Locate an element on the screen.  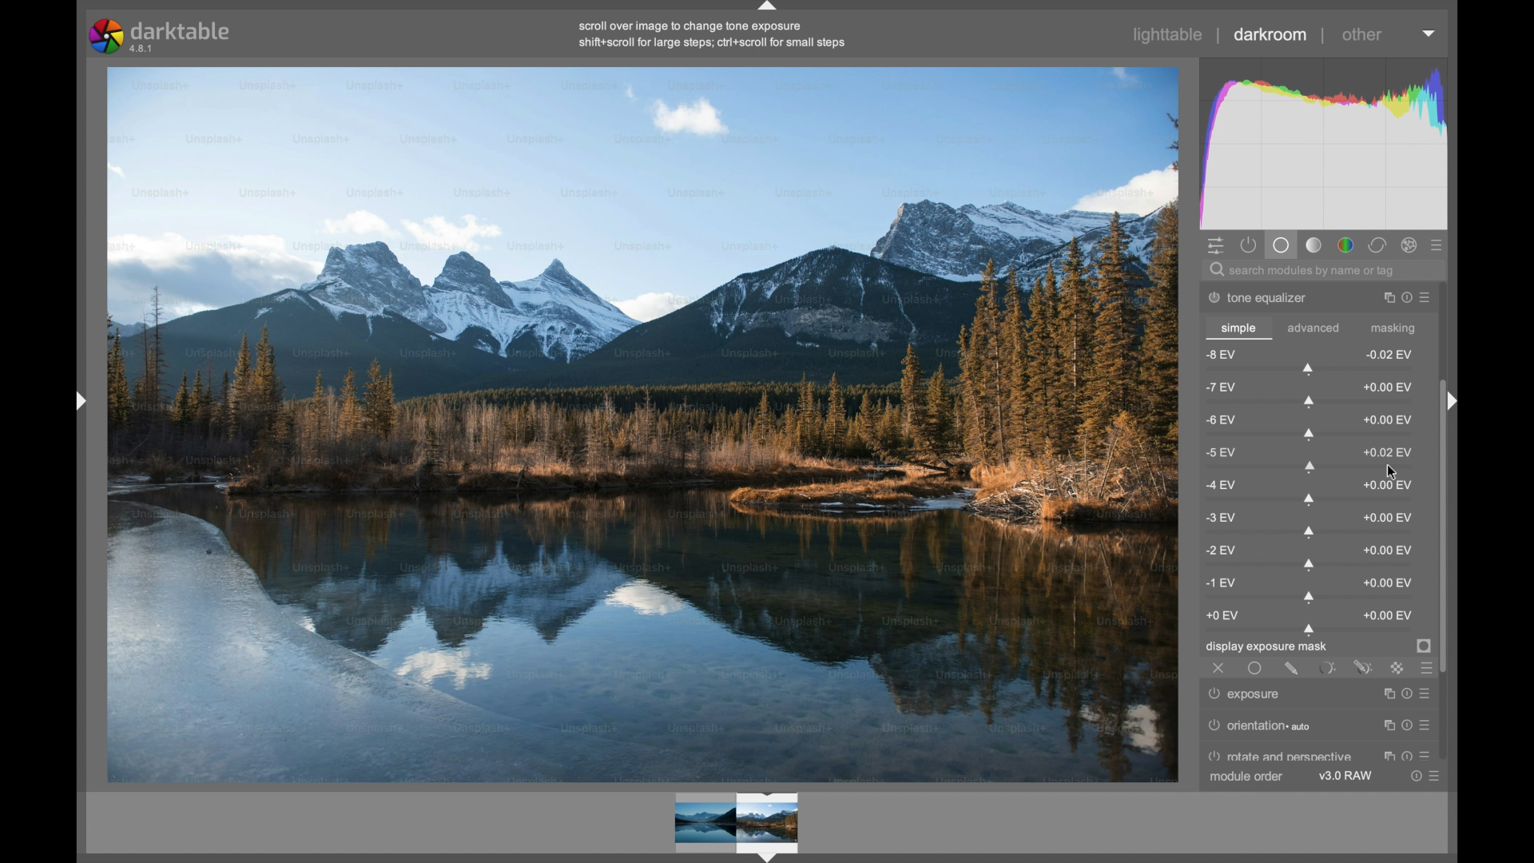
other is located at coordinates (1363, 34).